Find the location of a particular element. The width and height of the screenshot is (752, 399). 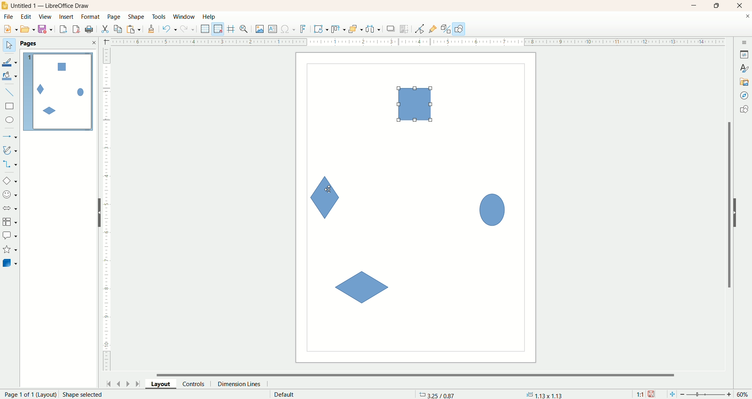

Shape selected is located at coordinates (83, 394).